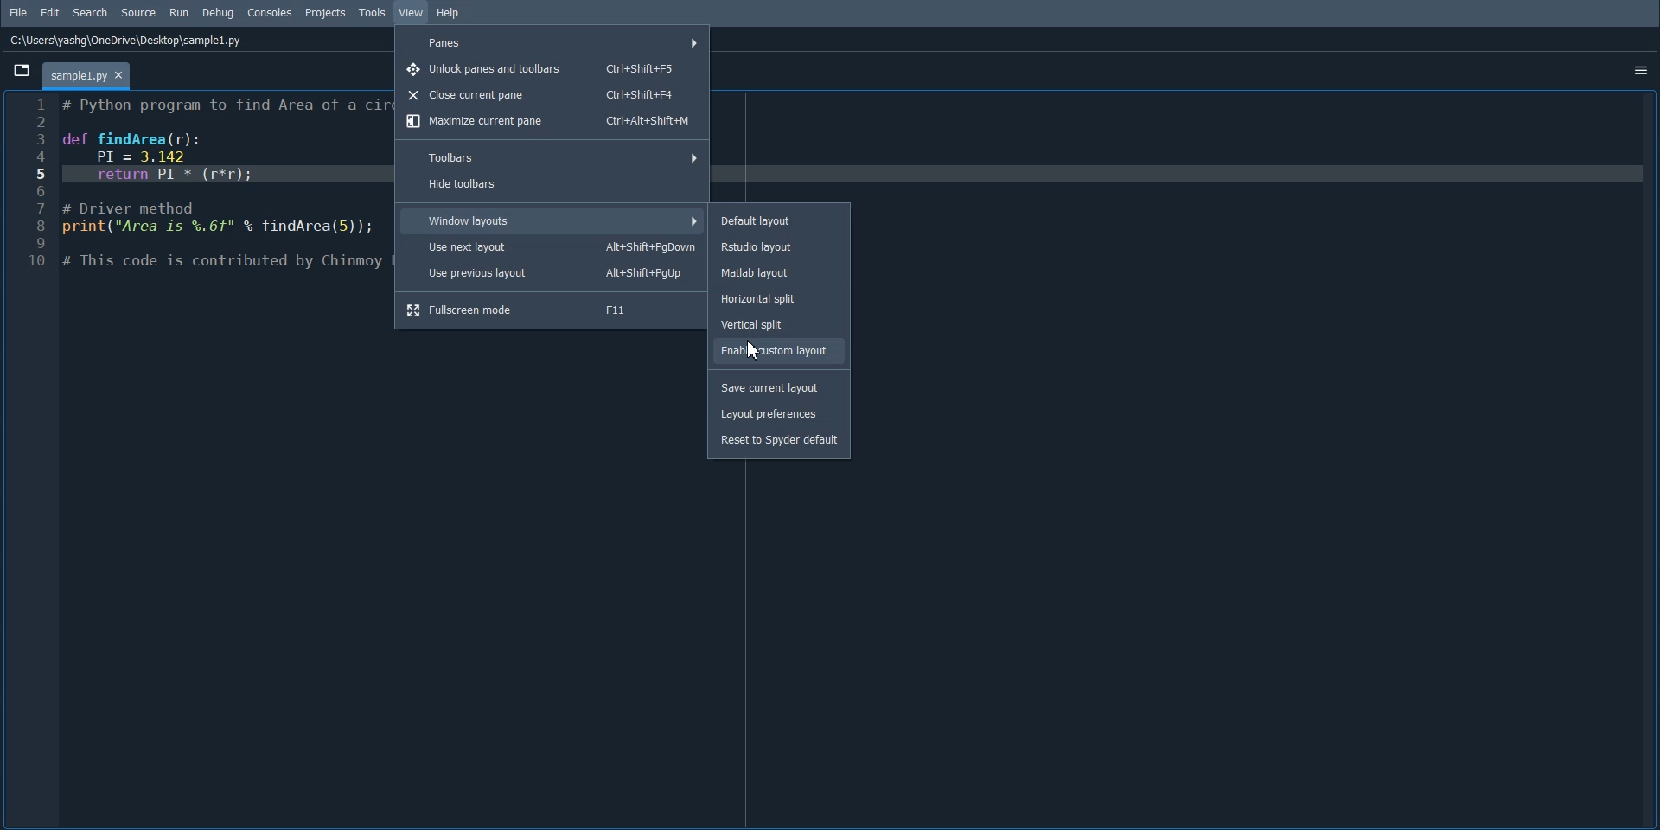 Image resolution: width=1660 pixels, height=830 pixels. What do you see at coordinates (550, 156) in the screenshot?
I see `Toolbars` at bounding box center [550, 156].